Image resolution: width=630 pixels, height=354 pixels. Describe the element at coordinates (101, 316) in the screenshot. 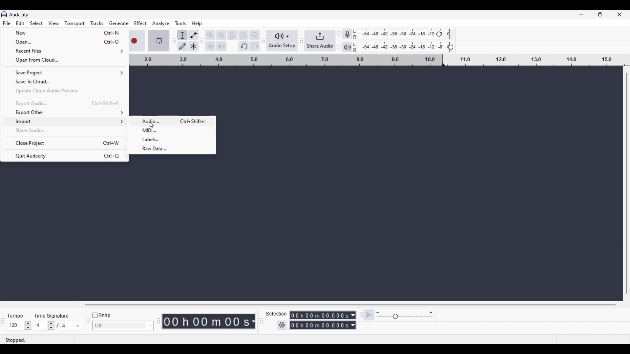

I see `Snap toggle` at that location.